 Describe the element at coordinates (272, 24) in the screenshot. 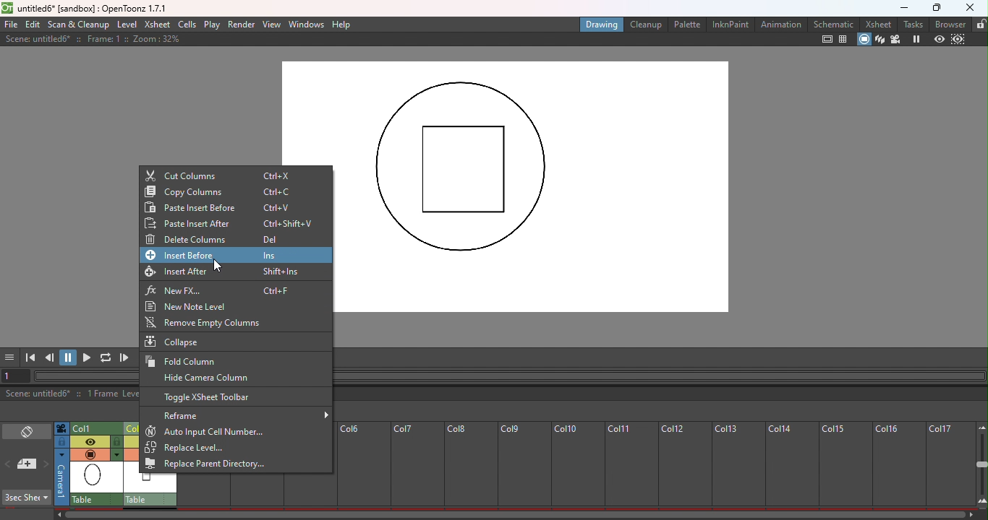

I see `View` at that location.